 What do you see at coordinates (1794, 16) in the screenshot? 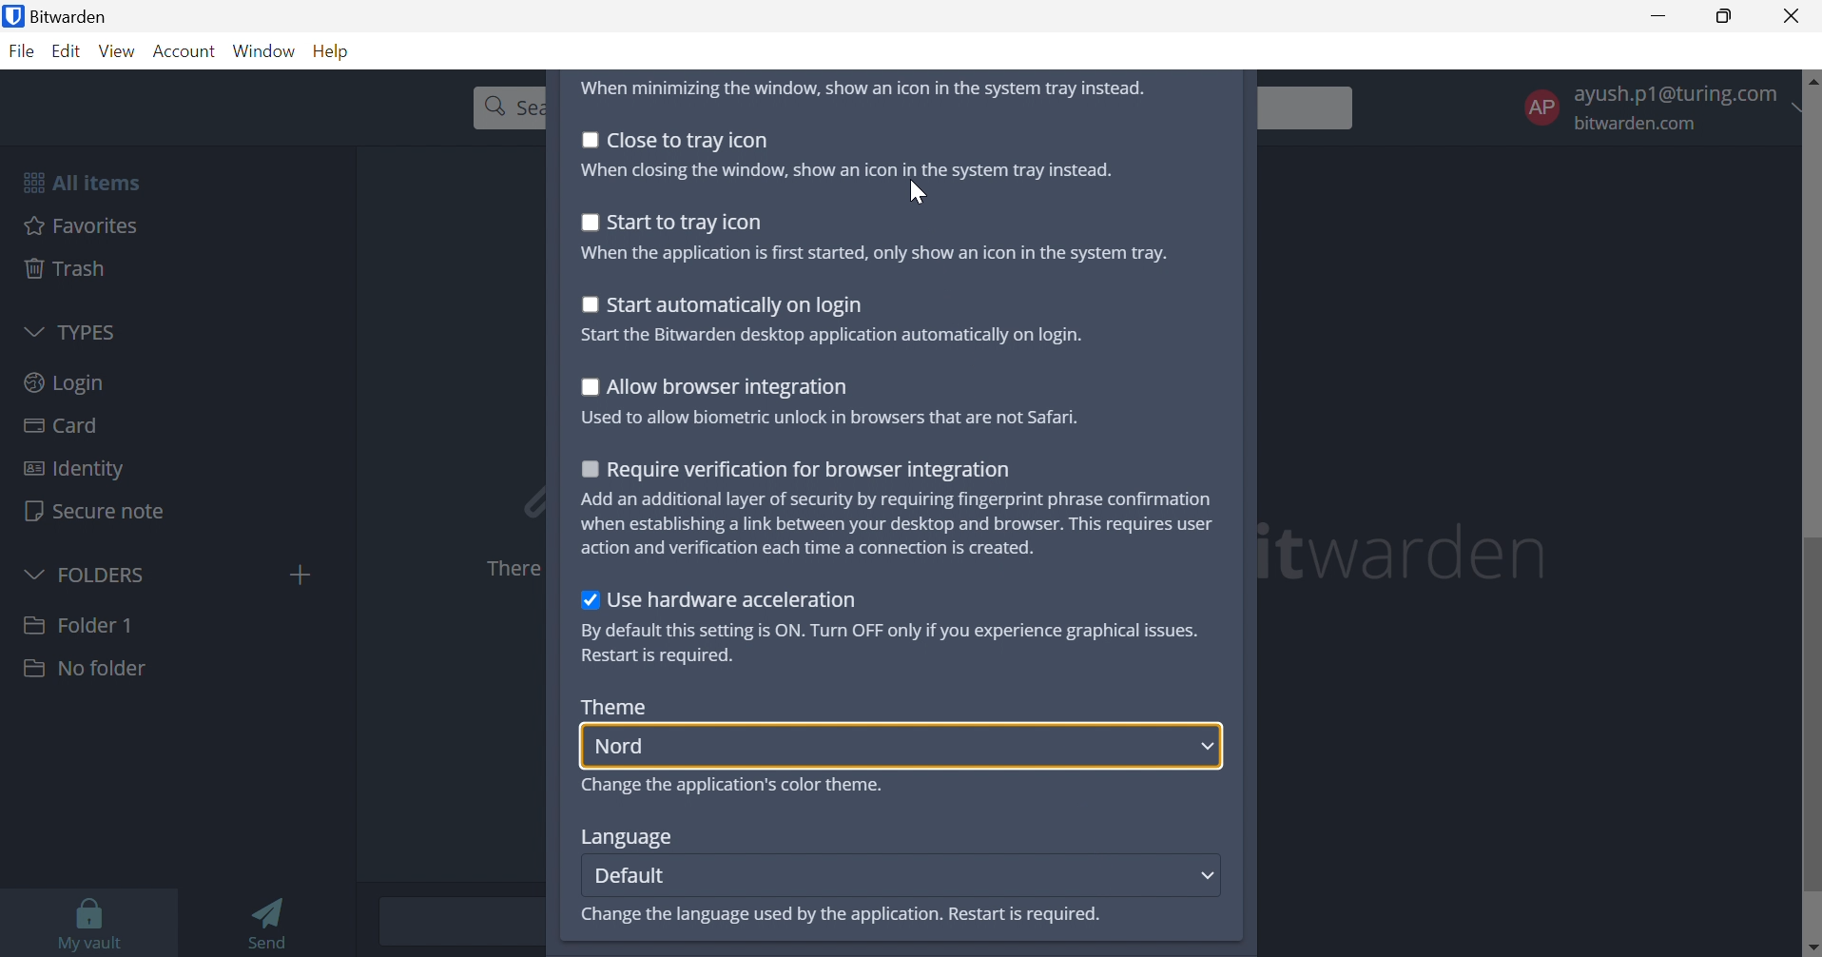
I see `Close` at bounding box center [1794, 16].